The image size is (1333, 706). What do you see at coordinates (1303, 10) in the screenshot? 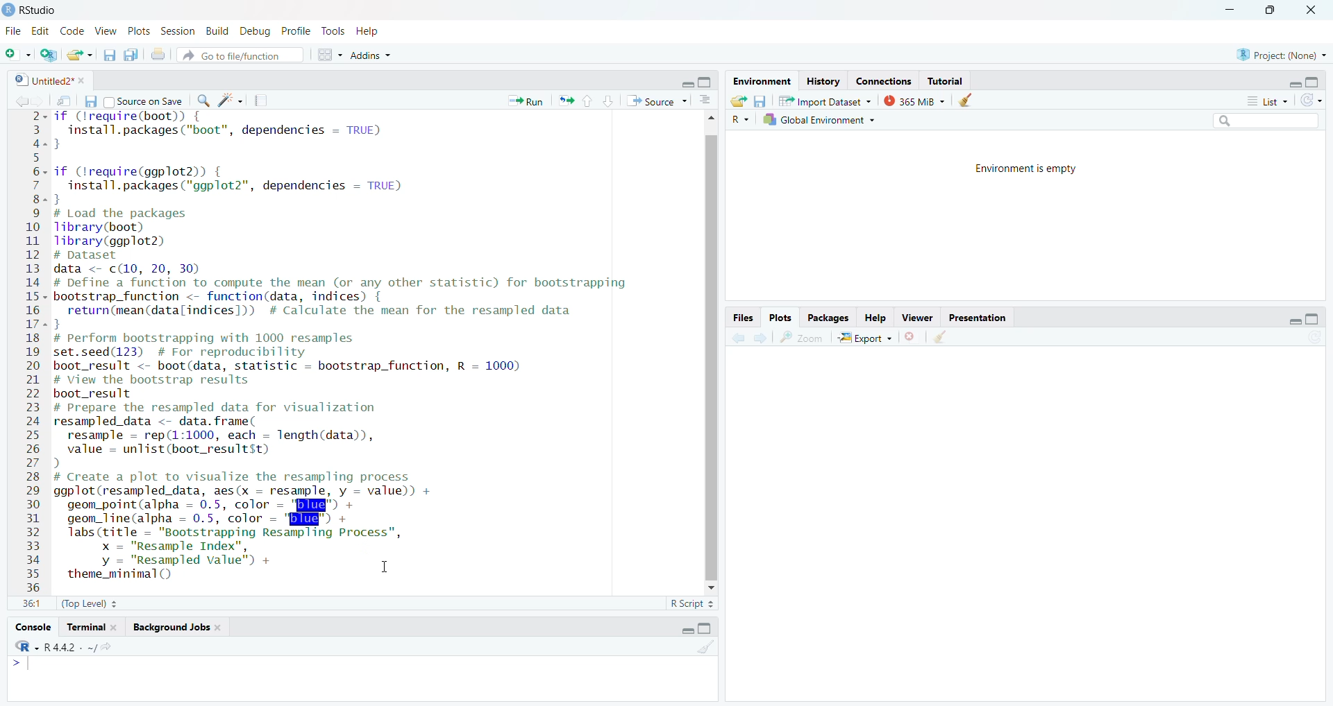
I see `close` at bounding box center [1303, 10].